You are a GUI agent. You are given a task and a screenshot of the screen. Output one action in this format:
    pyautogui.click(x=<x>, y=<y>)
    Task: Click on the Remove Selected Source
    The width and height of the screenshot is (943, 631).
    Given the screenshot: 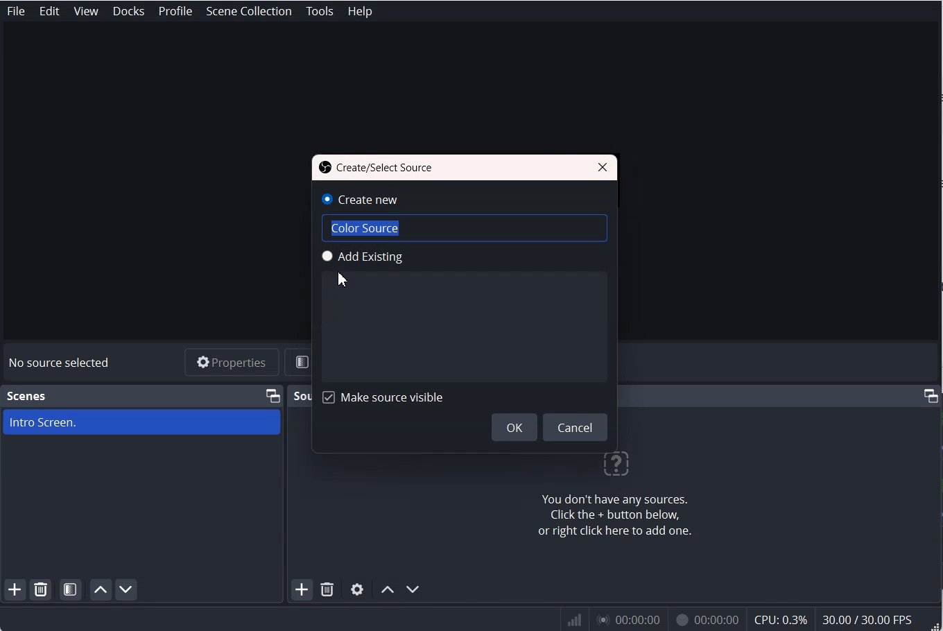 What is the action you would take?
    pyautogui.click(x=327, y=590)
    